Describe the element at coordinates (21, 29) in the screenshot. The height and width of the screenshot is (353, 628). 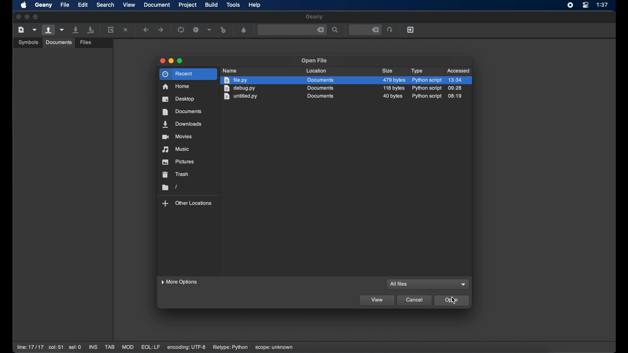
I see `new file` at that location.